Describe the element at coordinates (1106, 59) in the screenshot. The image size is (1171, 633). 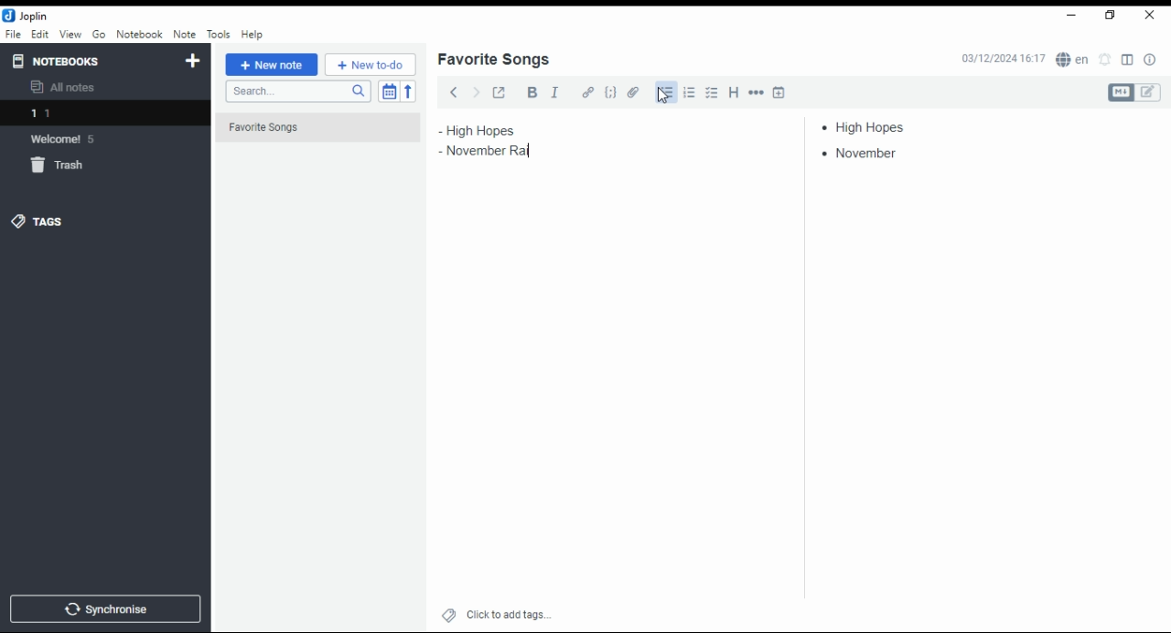
I see `set alarm` at that location.